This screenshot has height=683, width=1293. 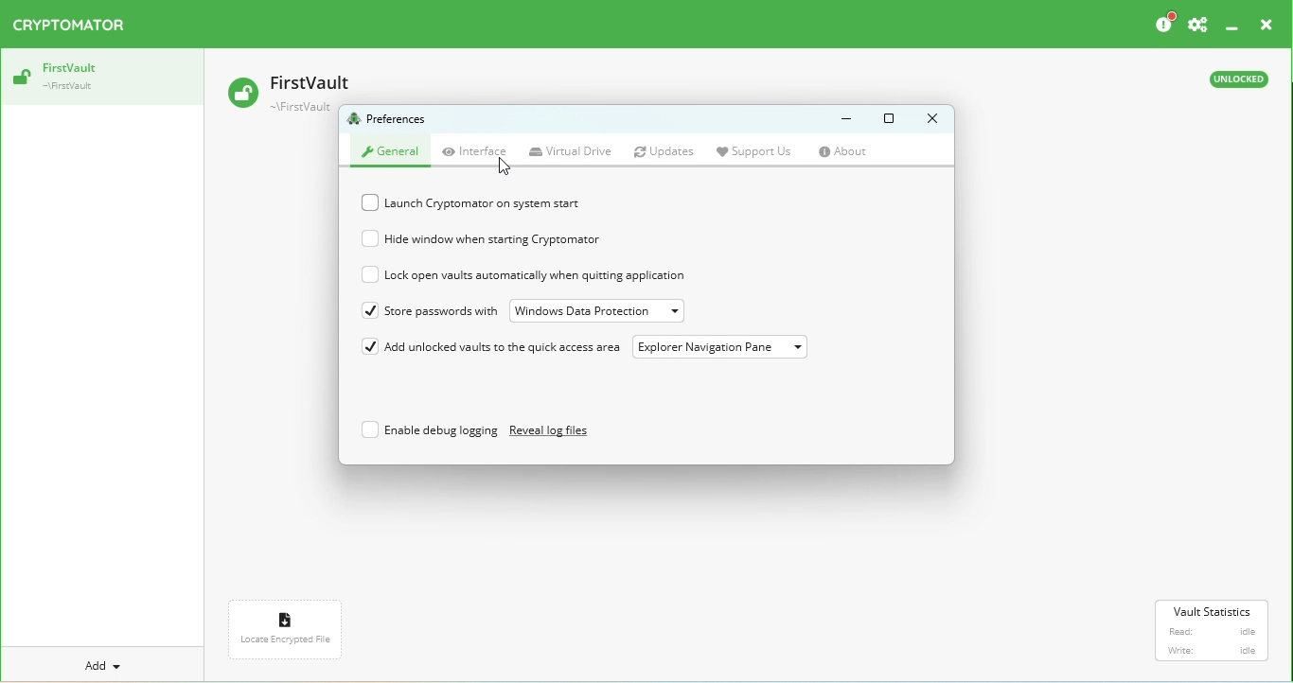 What do you see at coordinates (487, 240) in the screenshot?
I see `Hide window when starting cryptomator` at bounding box center [487, 240].